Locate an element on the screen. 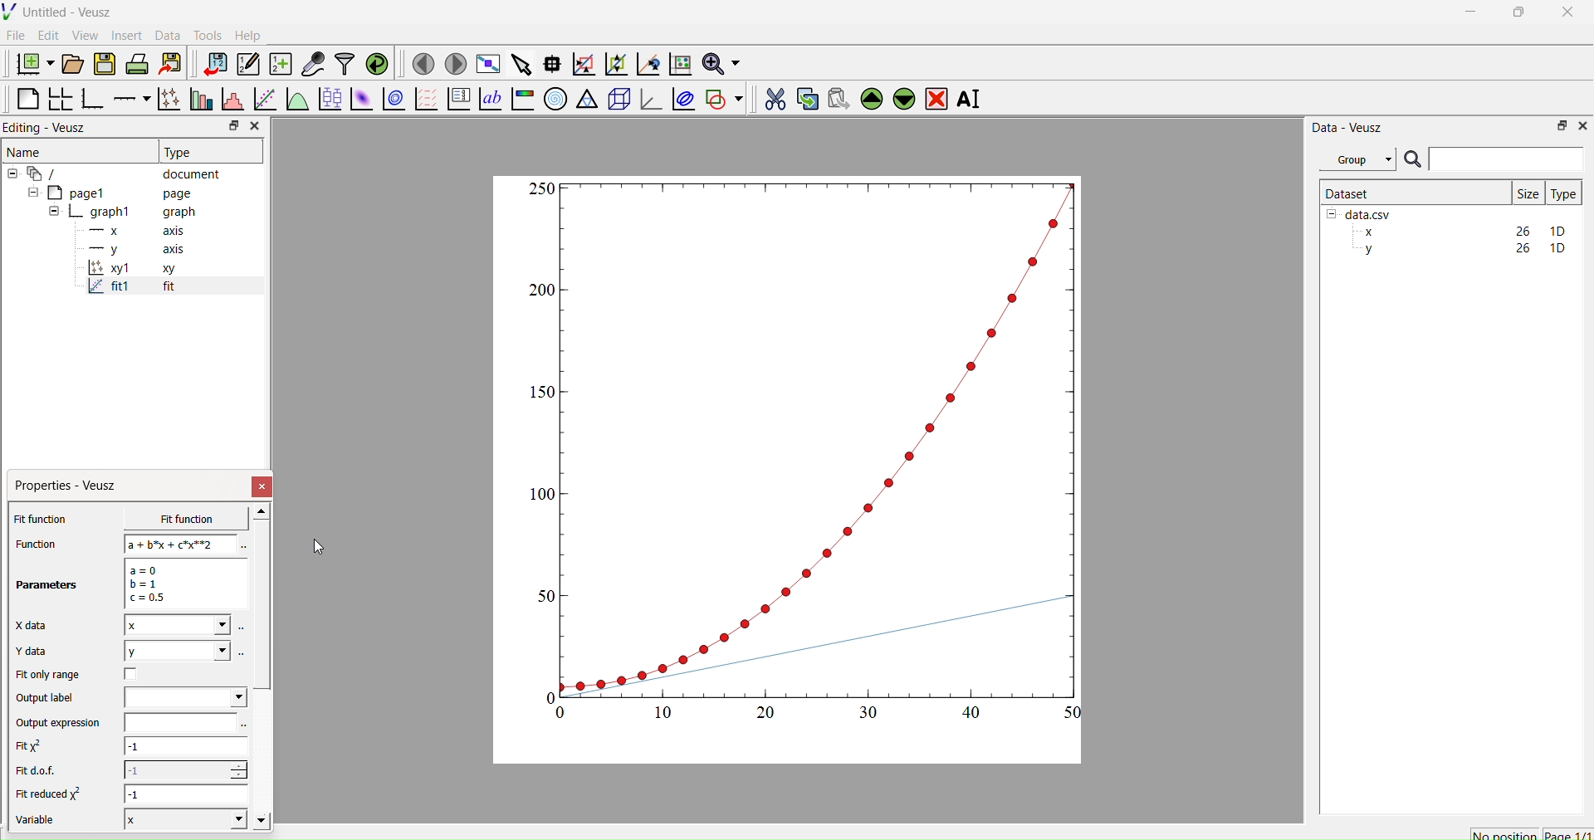 The width and height of the screenshot is (1594, 840). Type is located at coordinates (1563, 193).